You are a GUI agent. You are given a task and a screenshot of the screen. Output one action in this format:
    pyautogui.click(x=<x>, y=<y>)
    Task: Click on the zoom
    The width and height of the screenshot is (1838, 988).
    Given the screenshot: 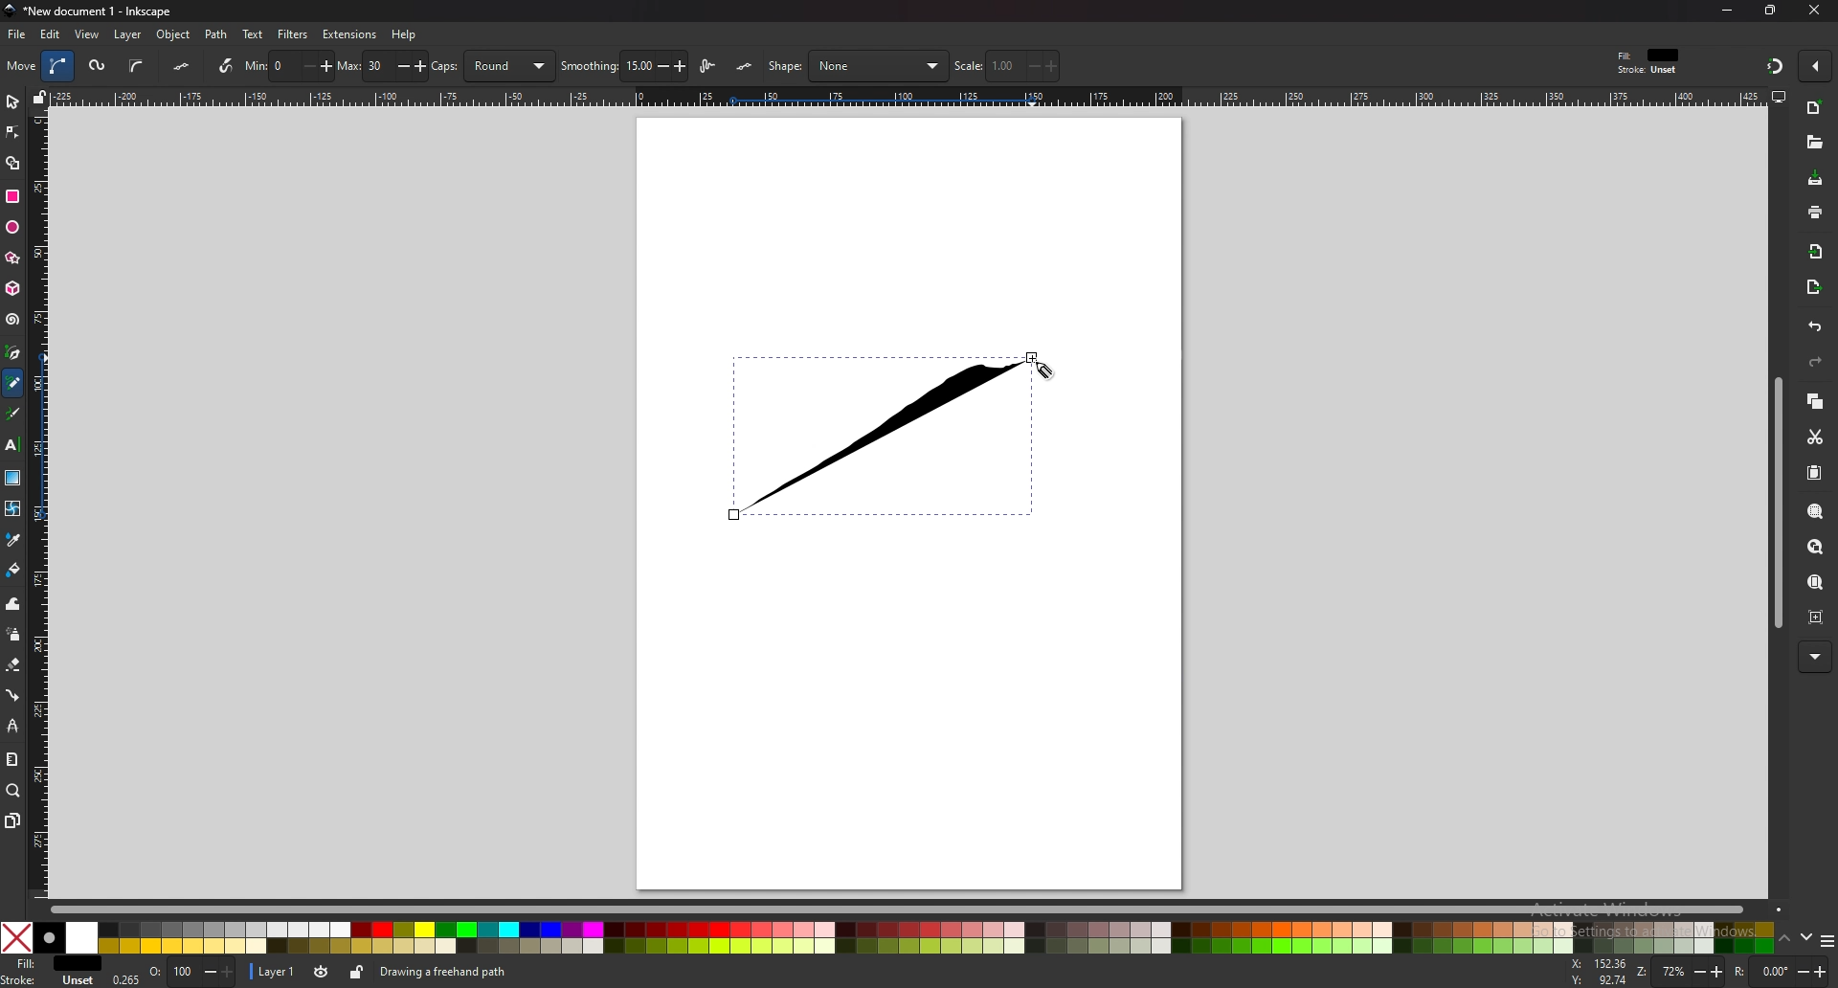 What is the action you would take?
    pyautogui.click(x=1681, y=971)
    